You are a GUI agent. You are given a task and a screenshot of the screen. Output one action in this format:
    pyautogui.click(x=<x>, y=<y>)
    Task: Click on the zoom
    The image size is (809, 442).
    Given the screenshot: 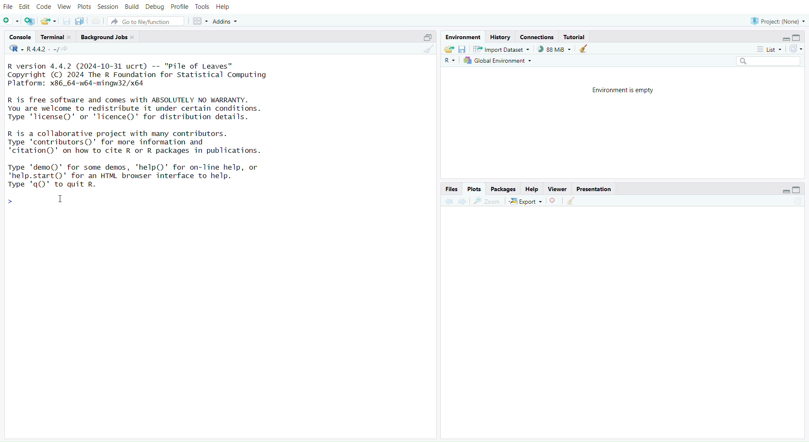 What is the action you would take?
    pyautogui.click(x=487, y=202)
    